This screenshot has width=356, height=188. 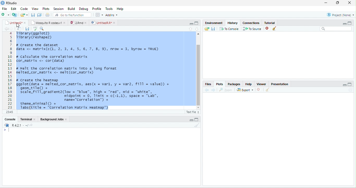 I want to click on Files Plots Packages Help Viewer Presentation =0
A zoom | Mew - [0 |, so click(x=93, y=70).